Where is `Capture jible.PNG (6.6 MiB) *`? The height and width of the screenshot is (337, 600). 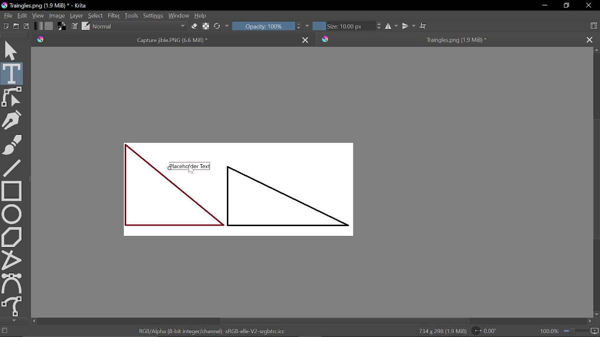 Capture jible.PNG (6.6 MiB) * is located at coordinates (164, 39).